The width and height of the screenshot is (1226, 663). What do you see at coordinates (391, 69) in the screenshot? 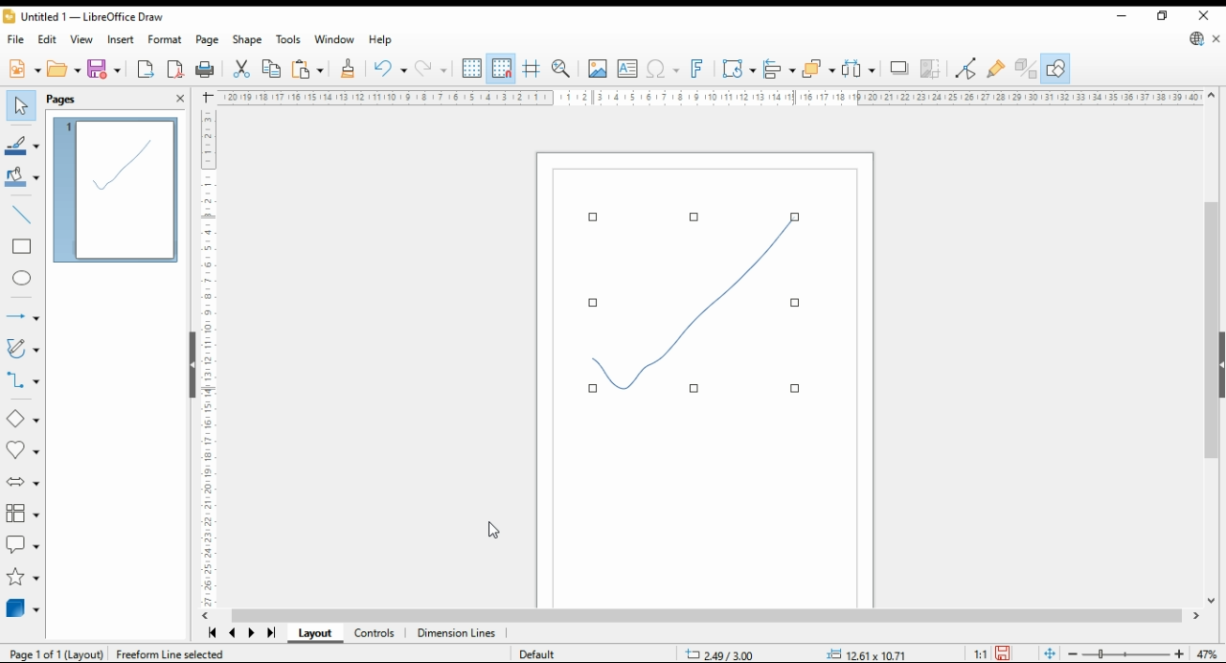
I see `undo` at bounding box center [391, 69].